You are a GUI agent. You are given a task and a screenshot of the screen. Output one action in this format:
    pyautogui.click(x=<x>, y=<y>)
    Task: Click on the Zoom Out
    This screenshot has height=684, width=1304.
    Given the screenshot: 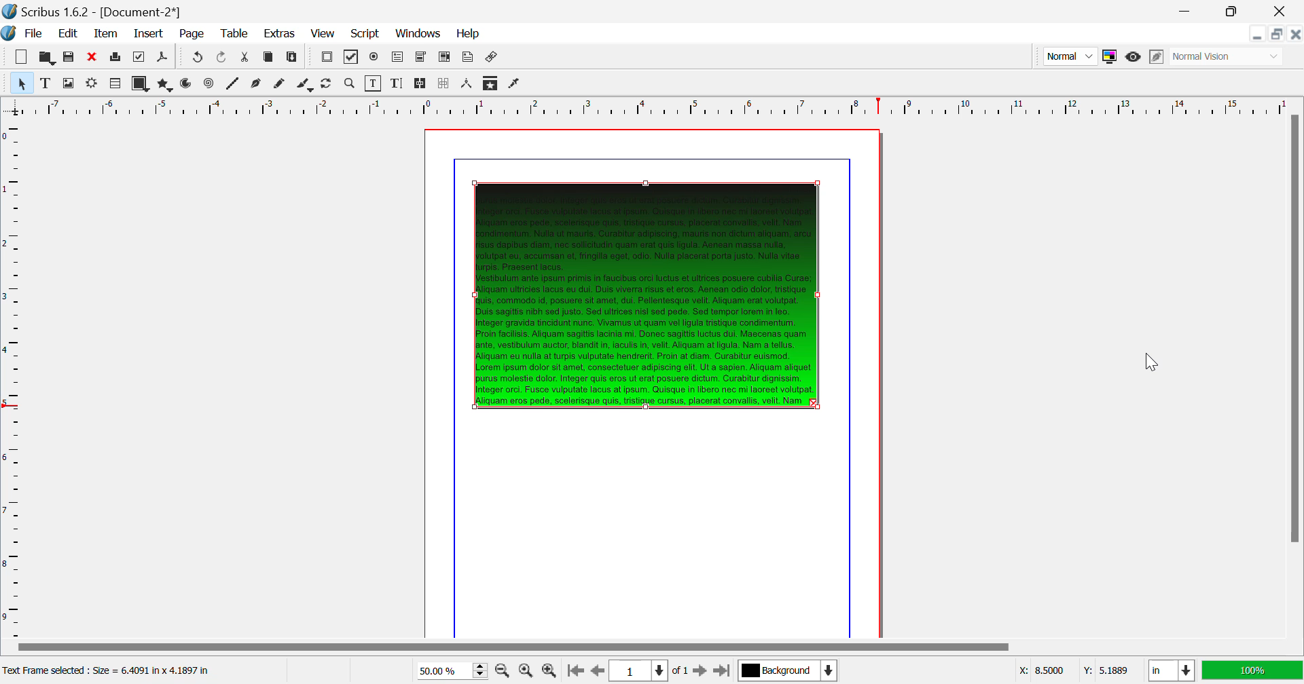 What is the action you would take?
    pyautogui.click(x=504, y=670)
    